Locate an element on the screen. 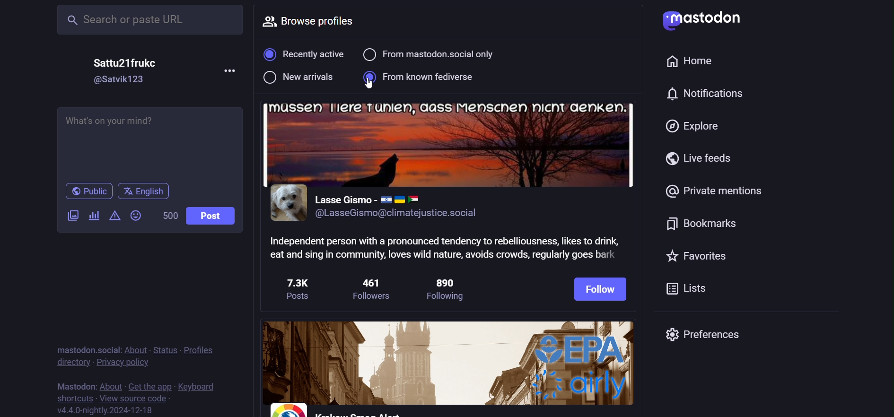 The height and width of the screenshot is (417, 894). directory is located at coordinates (70, 360).